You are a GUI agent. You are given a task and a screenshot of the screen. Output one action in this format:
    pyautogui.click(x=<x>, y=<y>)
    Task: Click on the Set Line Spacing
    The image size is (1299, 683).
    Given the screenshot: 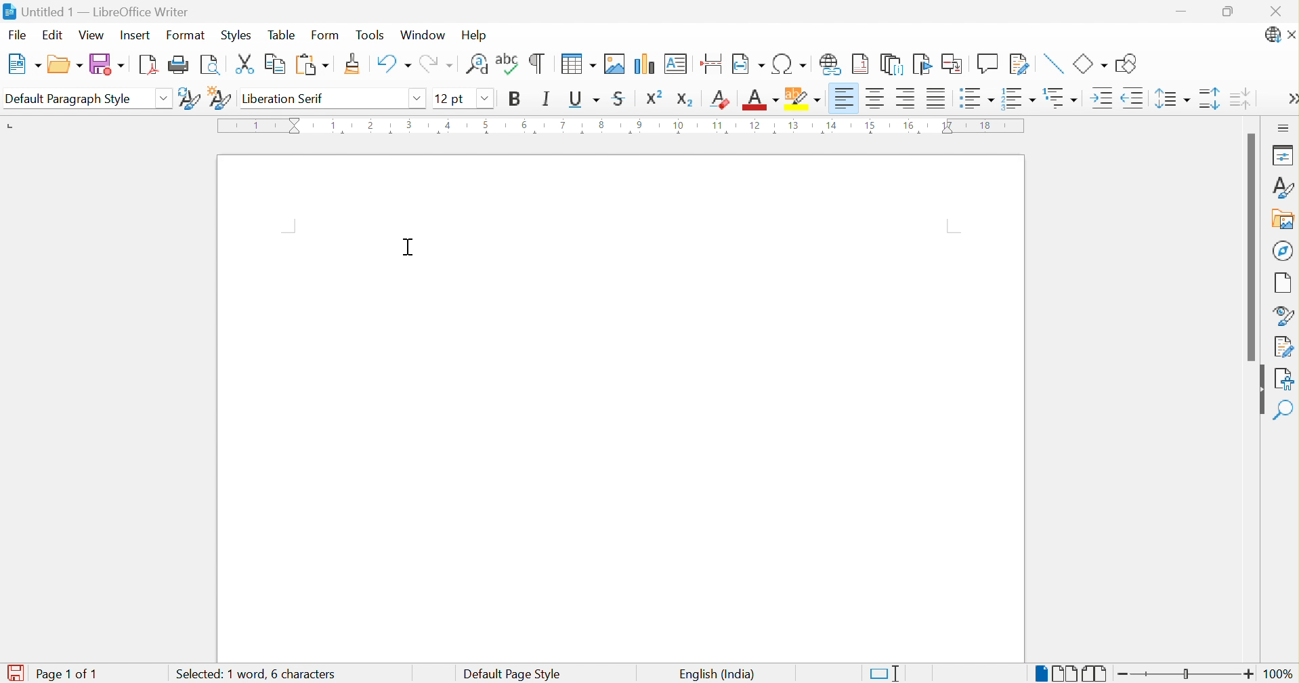 What is the action you would take?
    pyautogui.click(x=1172, y=100)
    